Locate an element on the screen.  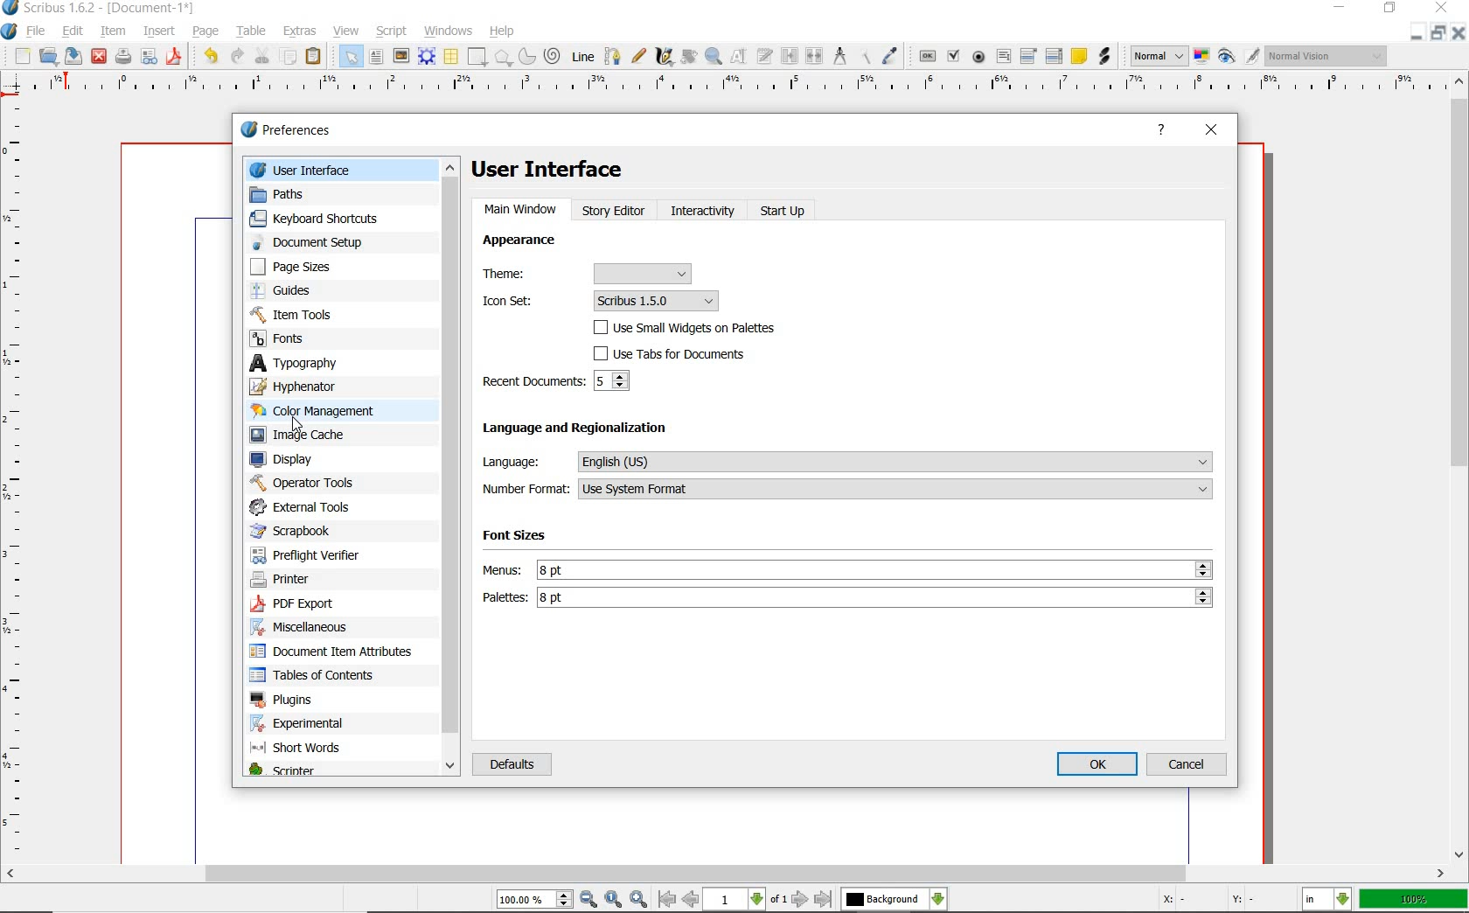
scribus 1.6.2 - [document-1*] is located at coordinates (101, 9).